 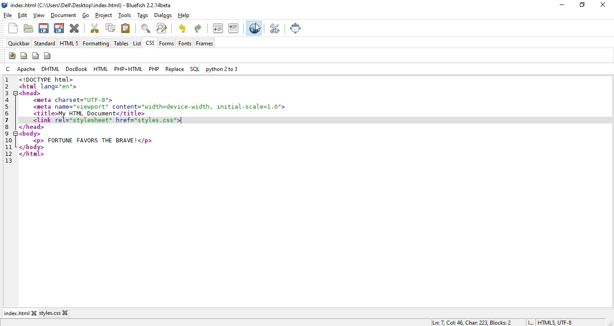 What do you see at coordinates (12, 56) in the screenshot?
I see `create stylesheet` at bounding box center [12, 56].